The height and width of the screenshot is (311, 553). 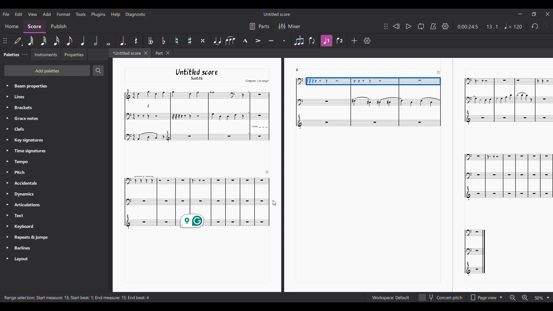 What do you see at coordinates (7, 14) in the screenshot?
I see `File menu` at bounding box center [7, 14].